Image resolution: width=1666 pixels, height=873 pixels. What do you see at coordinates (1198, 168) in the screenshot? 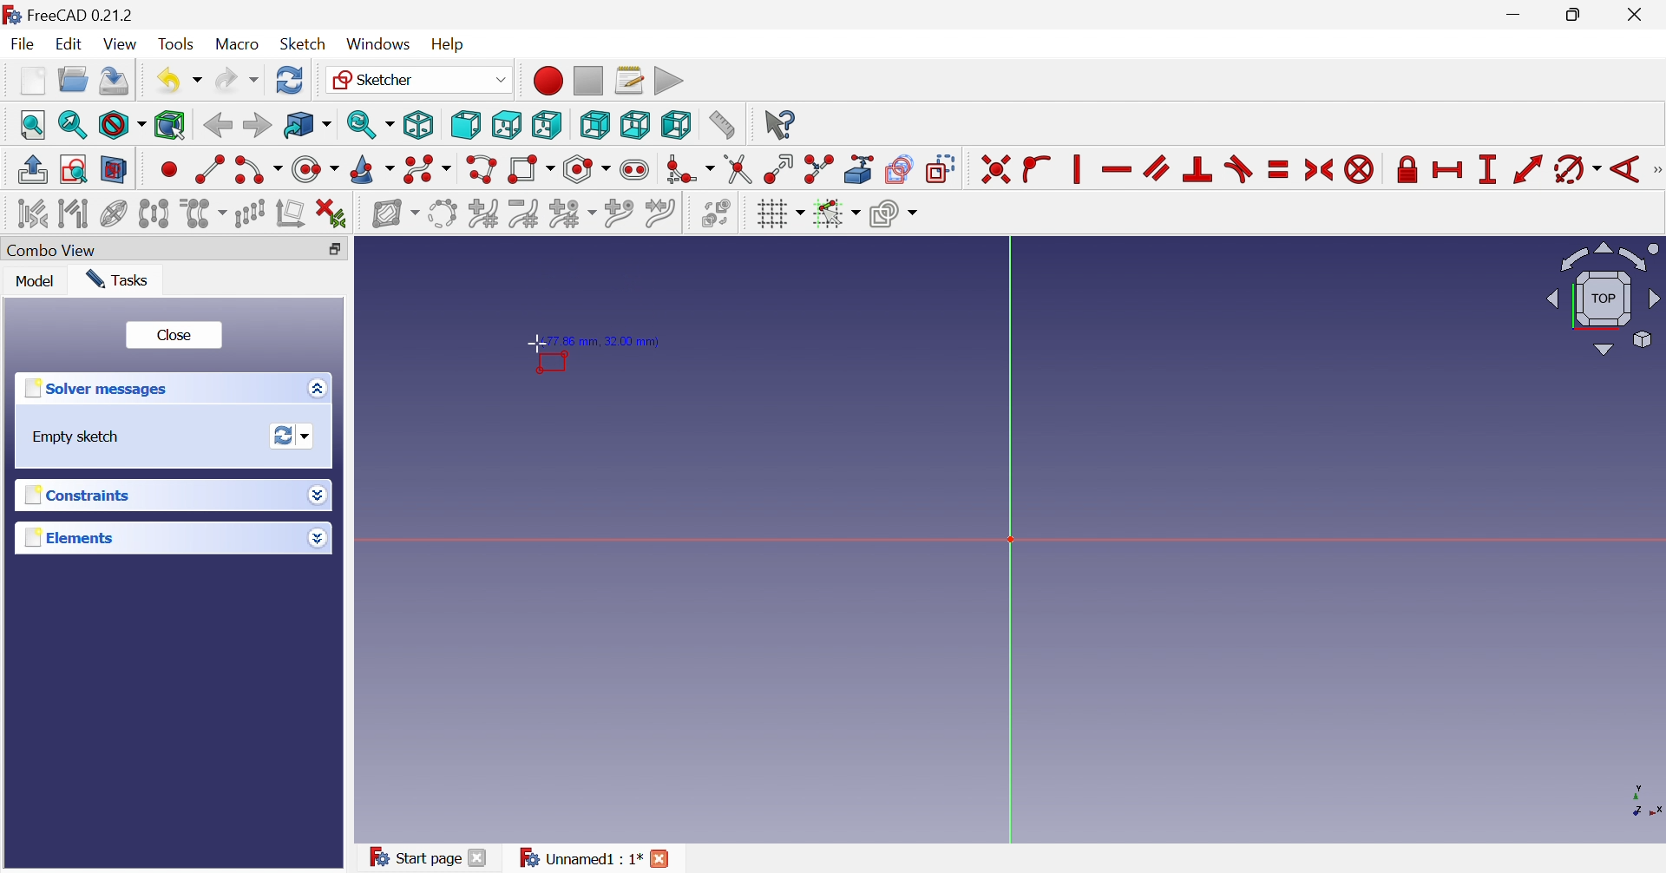
I see `Constrain perpendicular` at bounding box center [1198, 168].